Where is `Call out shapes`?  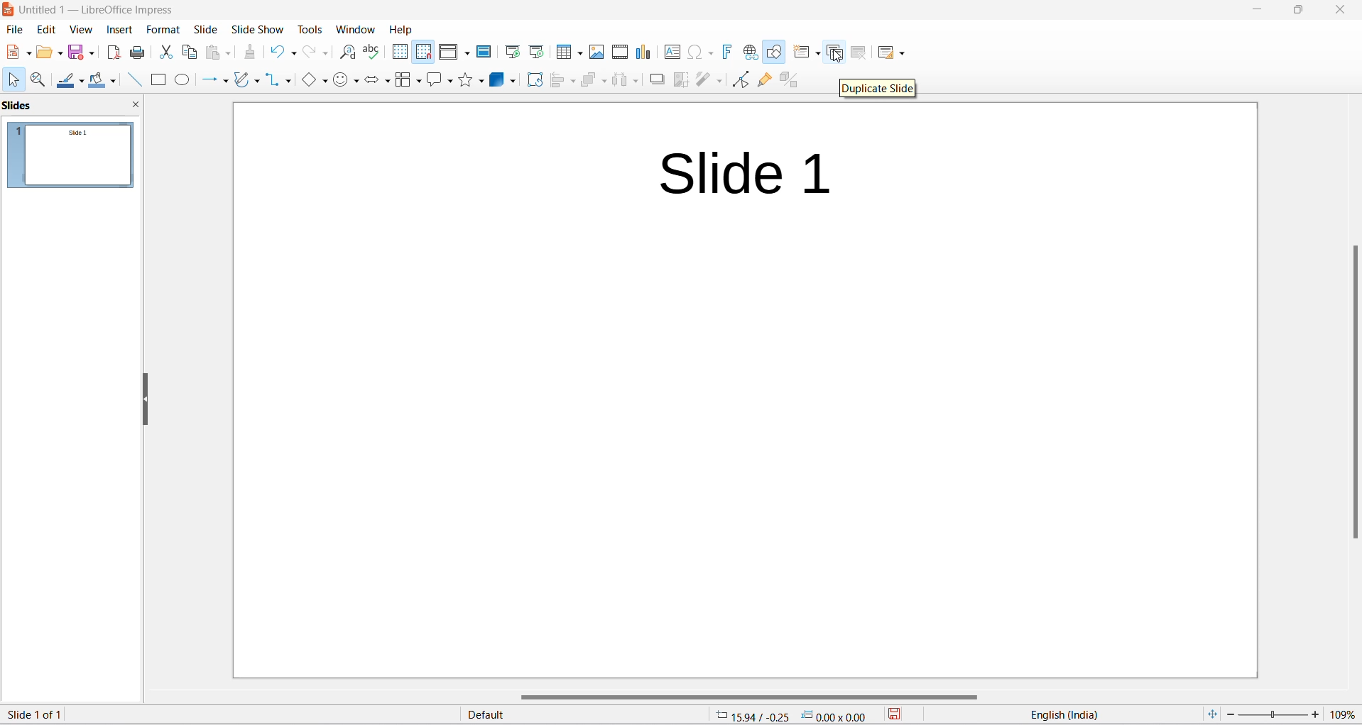 Call out shapes is located at coordinates (440, 79).